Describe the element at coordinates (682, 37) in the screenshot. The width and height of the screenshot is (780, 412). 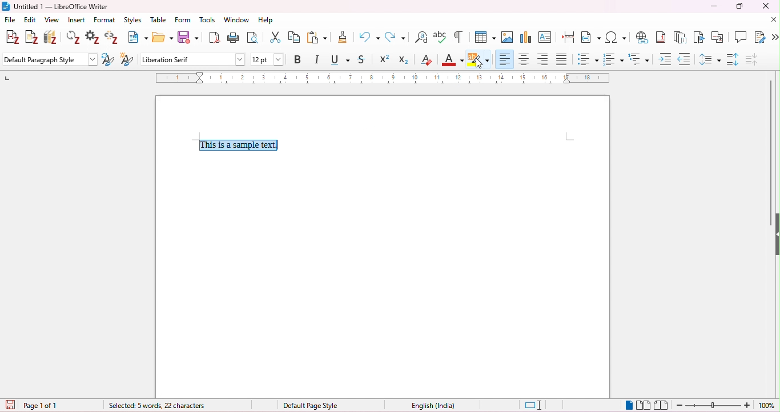
I see `insert end note` at that location.